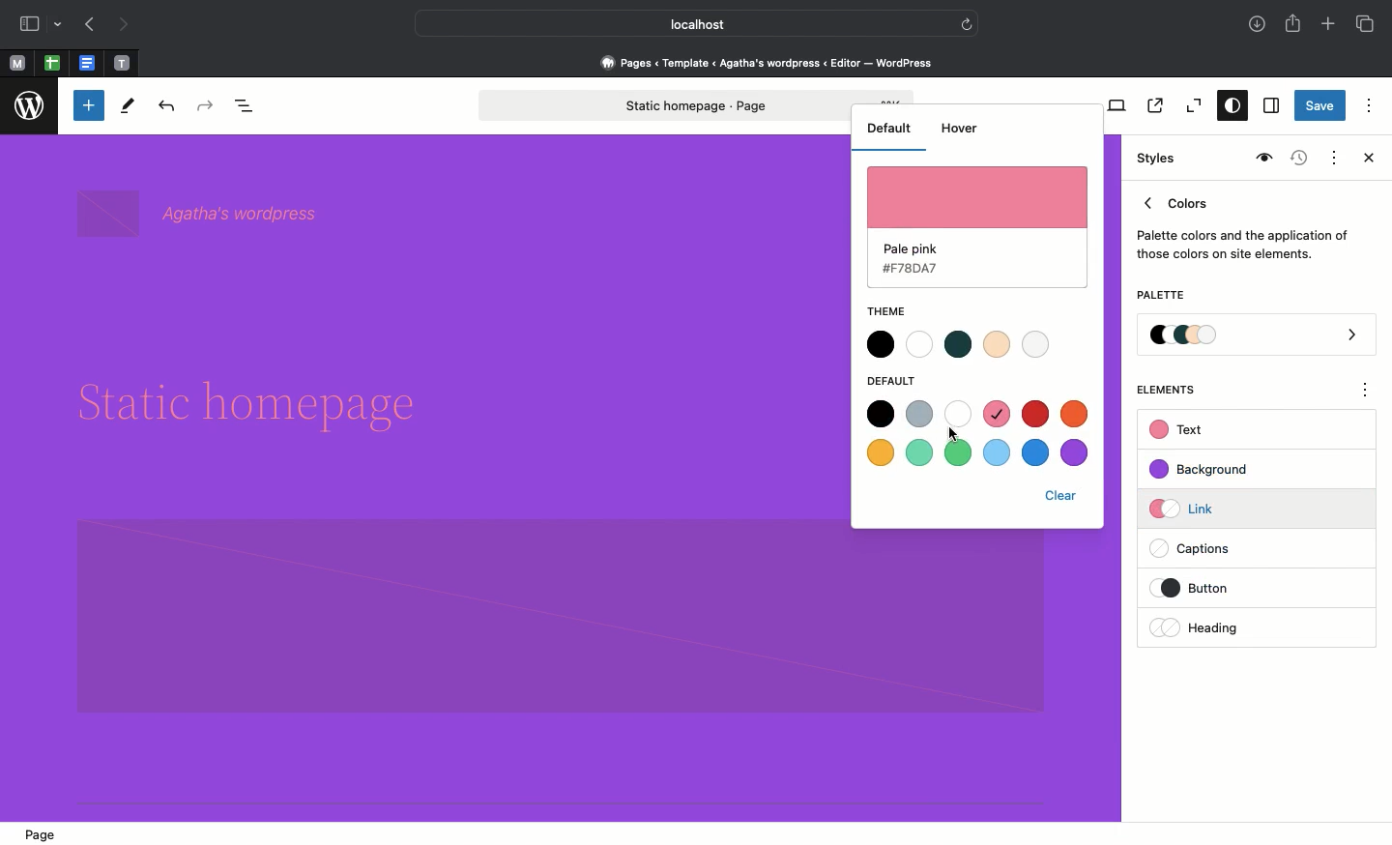 This screenshot has width=1392, height=845. I want to click on Styles, so click(1158, 159).